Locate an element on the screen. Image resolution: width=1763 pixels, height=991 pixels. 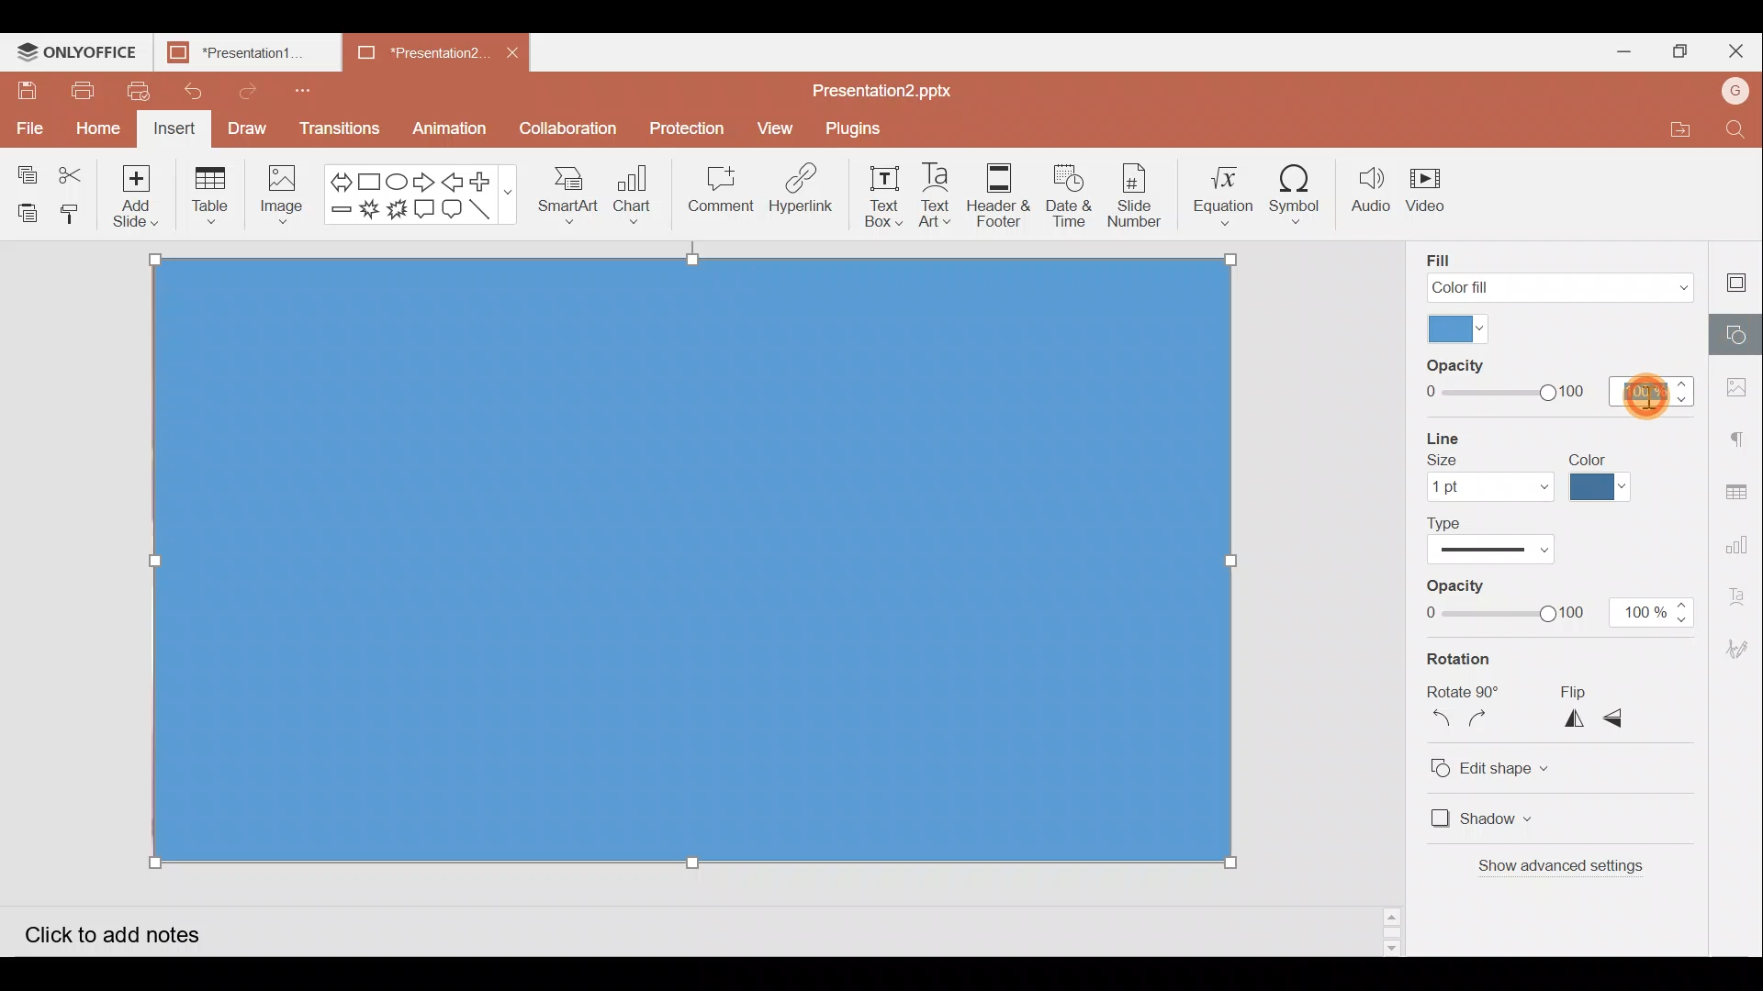
Line size is located at coordinates (1489, 468).